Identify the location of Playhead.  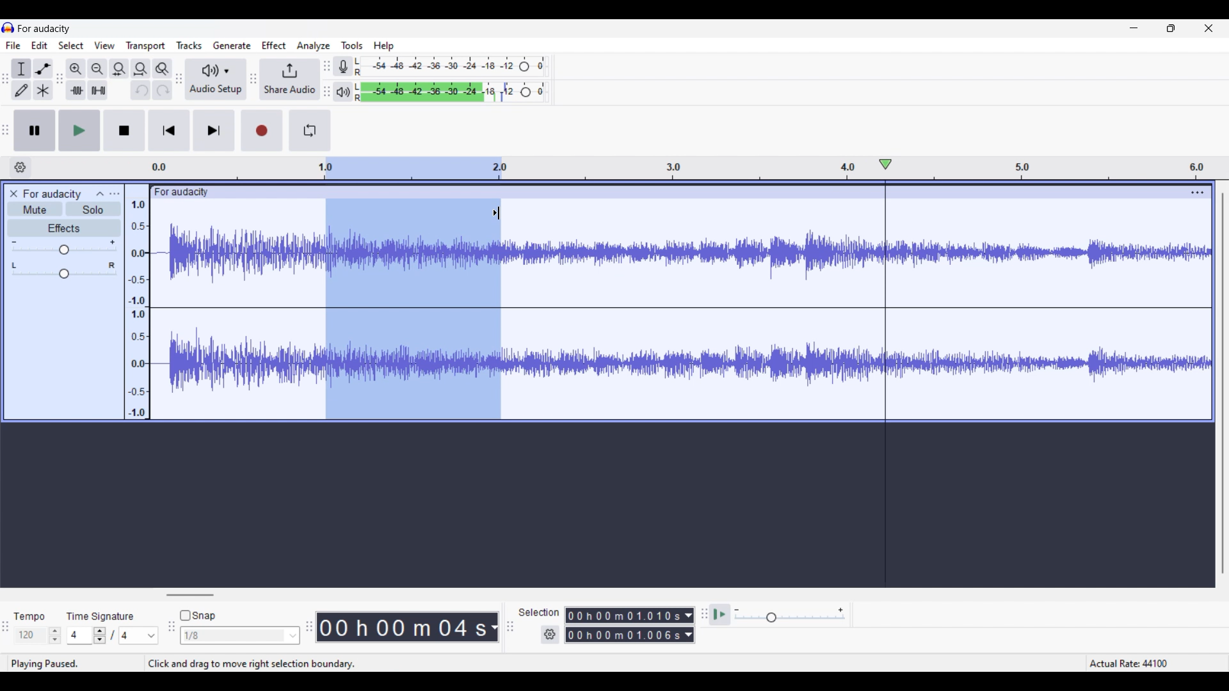
(886, 372).